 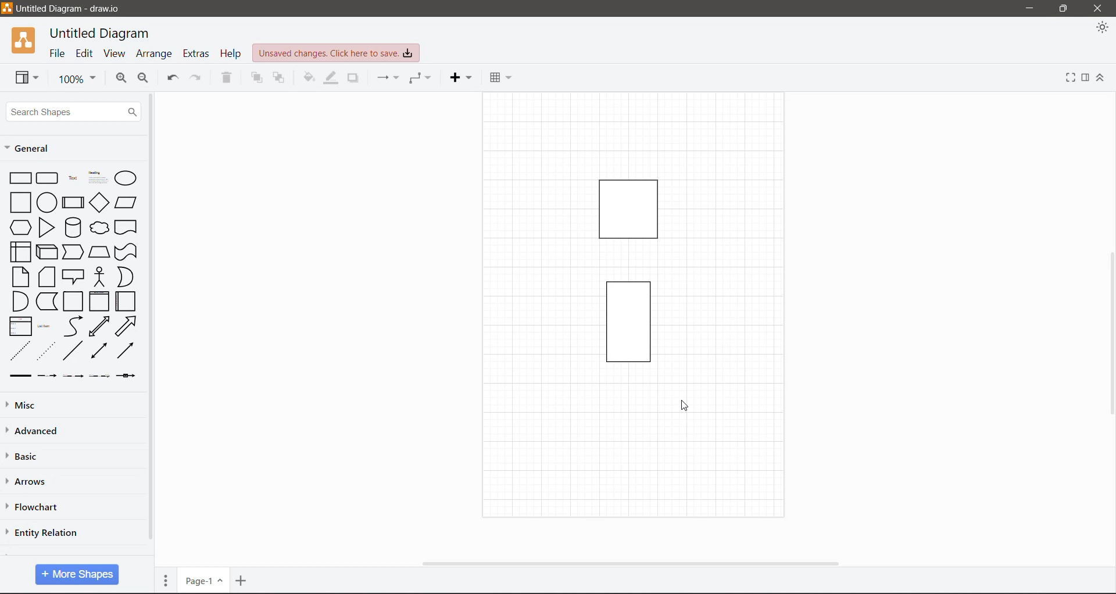 What do you see at coordinates (196, 53) in the screenshot?
I see `Extras` at bounding box center [196, 53].